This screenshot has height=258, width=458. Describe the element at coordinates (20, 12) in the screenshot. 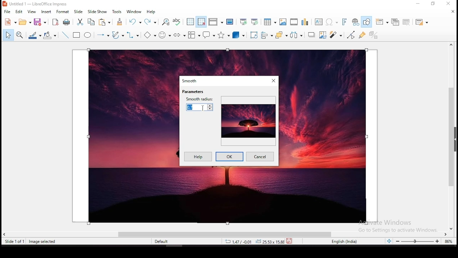

I see `edit` at that location.